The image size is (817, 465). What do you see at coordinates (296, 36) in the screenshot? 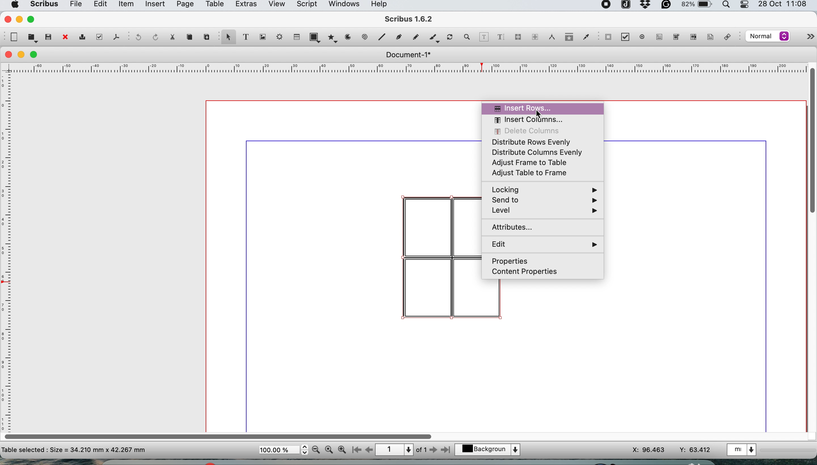
I see `table` at bounding box center [296, 36].